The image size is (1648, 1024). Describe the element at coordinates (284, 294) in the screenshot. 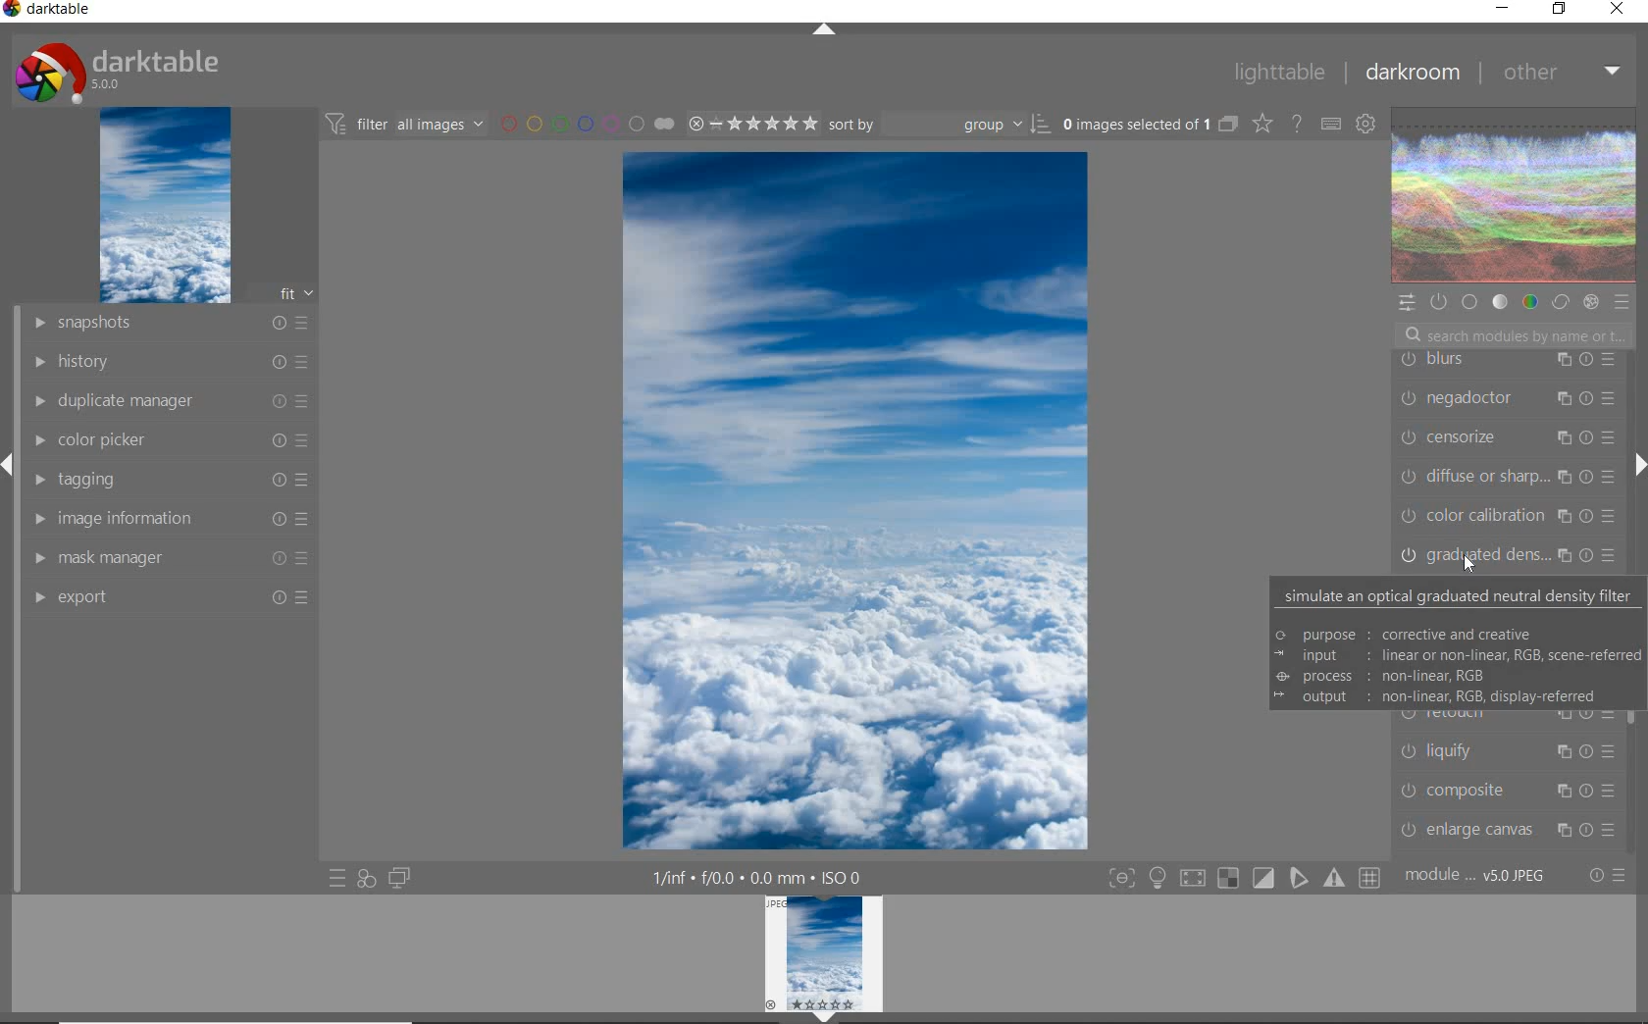

I see `fit` at that location.